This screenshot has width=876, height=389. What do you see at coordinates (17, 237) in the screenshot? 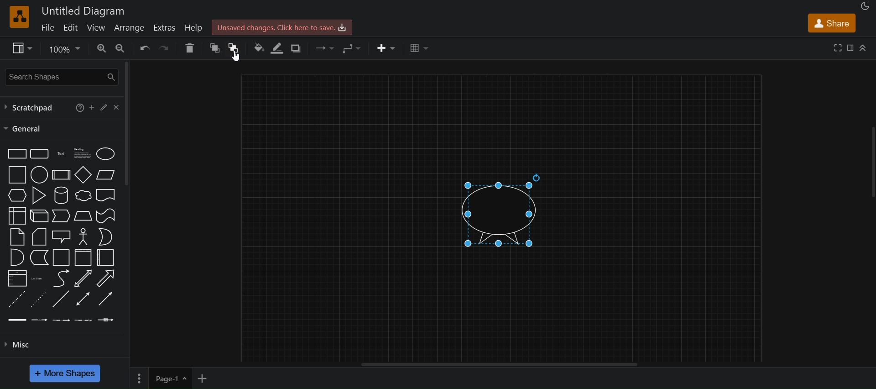
I see `note ` at bounding box center [17, 237].